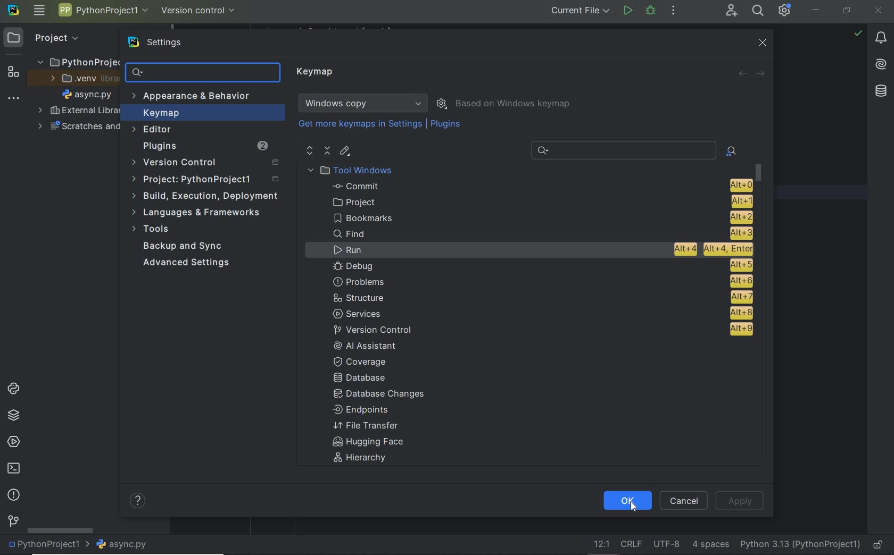  What do you see at coordinates (762, 244) in the screenshot?
I see `scrollbar` at bounding box center [762, 244].